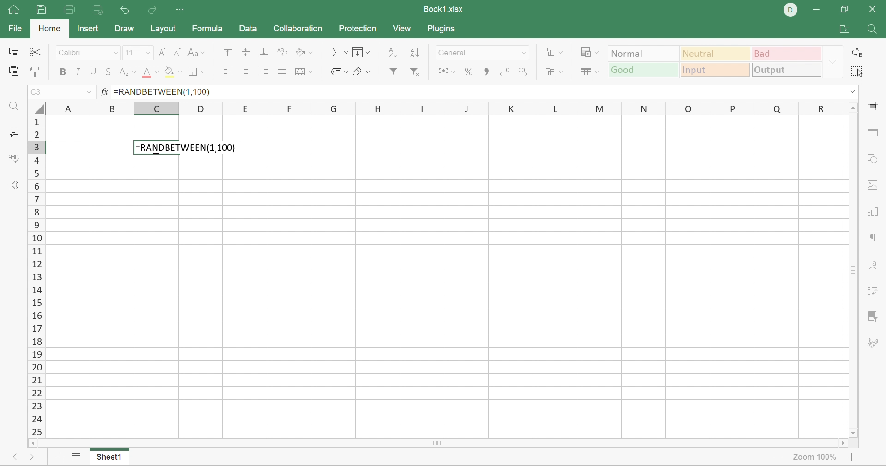 This screenshot has height=466, width=886. Describe the element at coordinates (16, 28) in the screenshot. I see `File` at that location.